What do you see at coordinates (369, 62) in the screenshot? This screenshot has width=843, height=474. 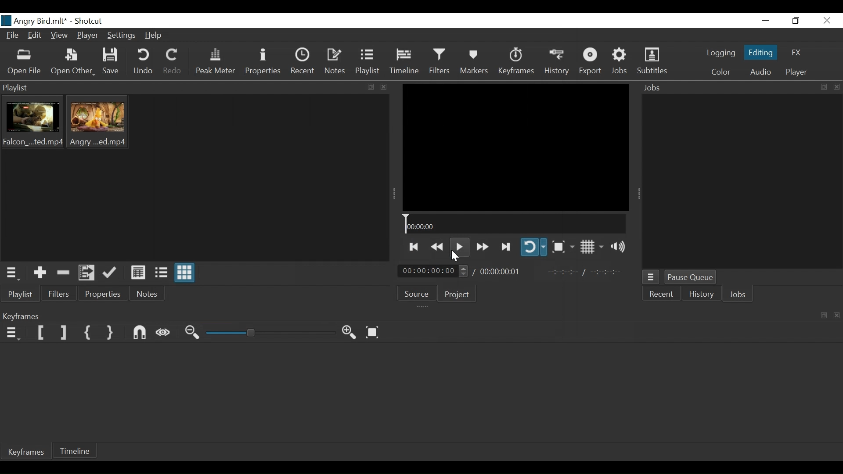 I see `Playlist` at bounding box center [369, 62].